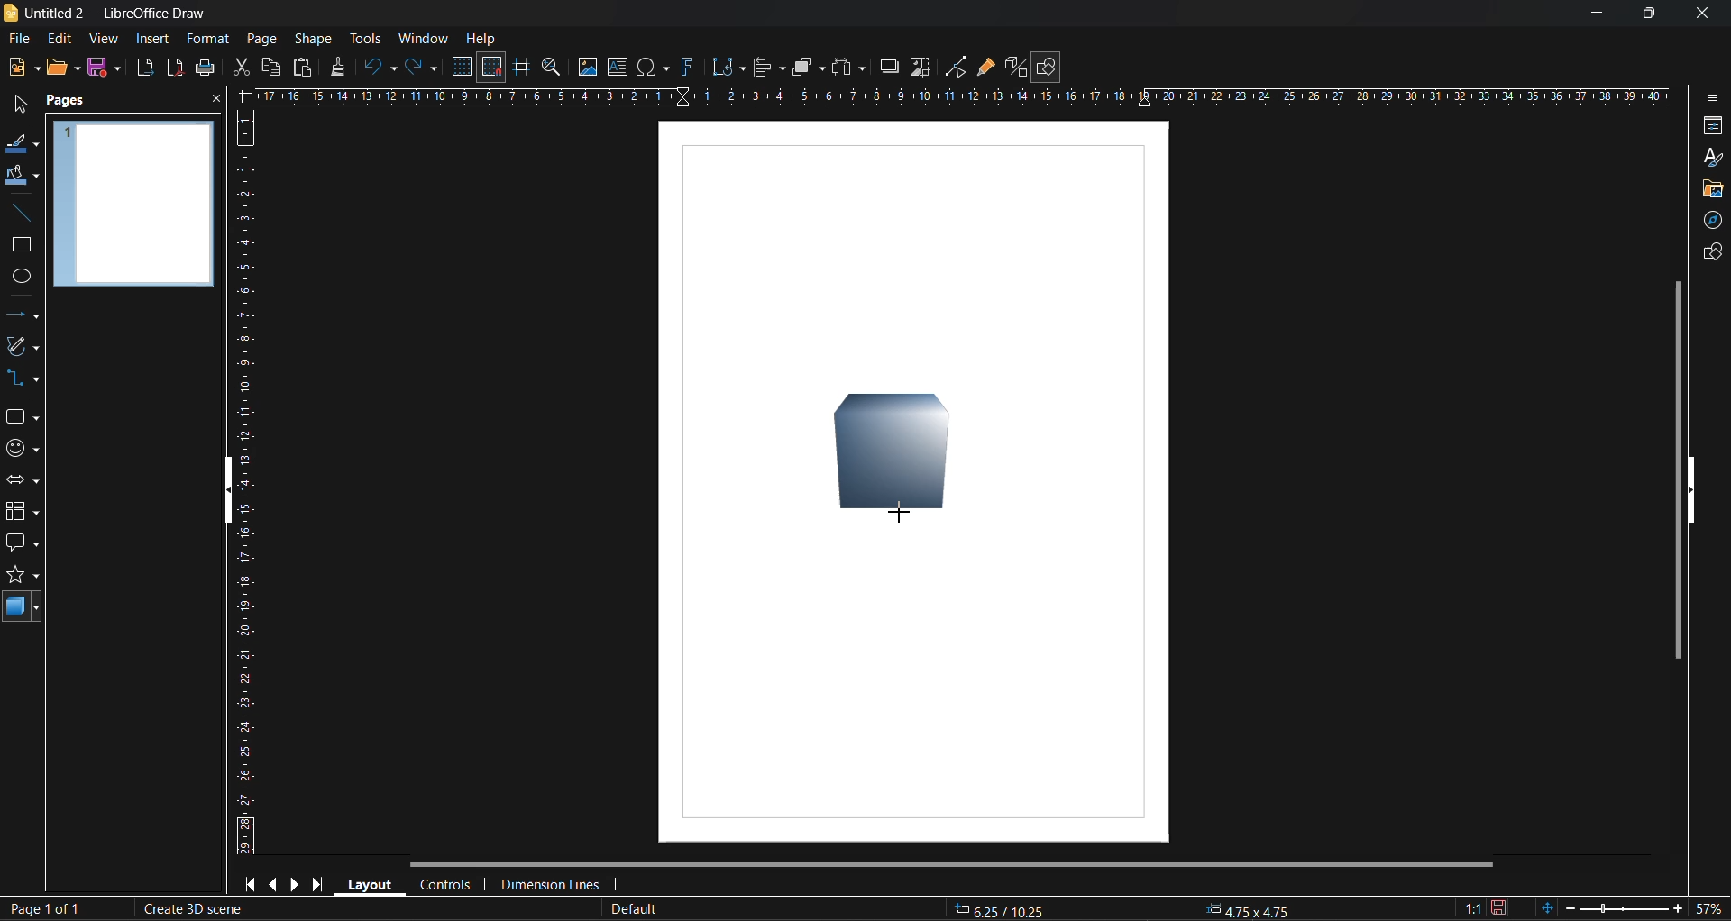  Describe the element at coordinates (21, 417) in the screenshot. I see `shapes` at that location.